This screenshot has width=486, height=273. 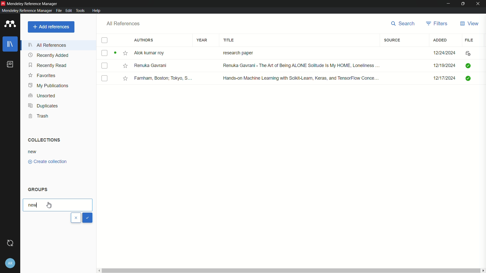 I want to click on added, so click(x=440, y=40).